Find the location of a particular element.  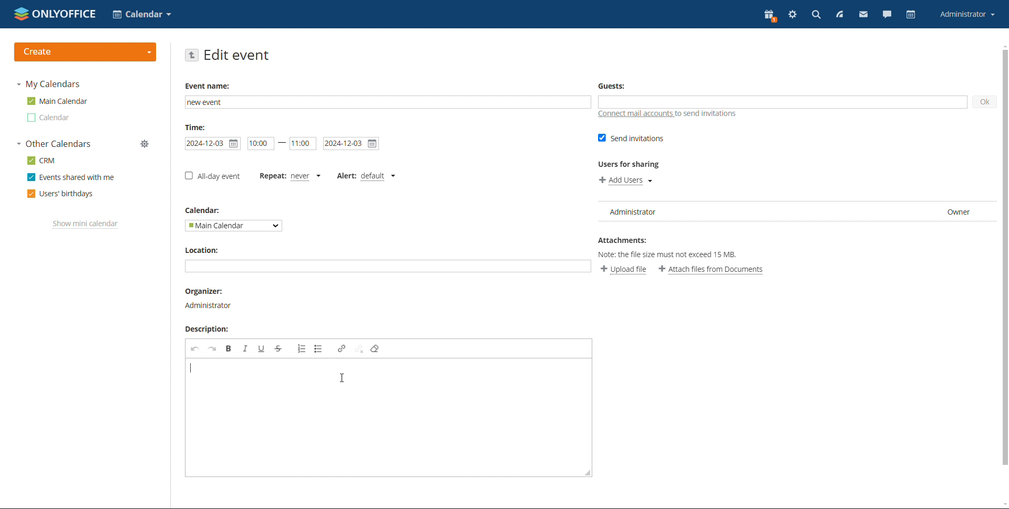

add users is located at coordinates (626, 181).